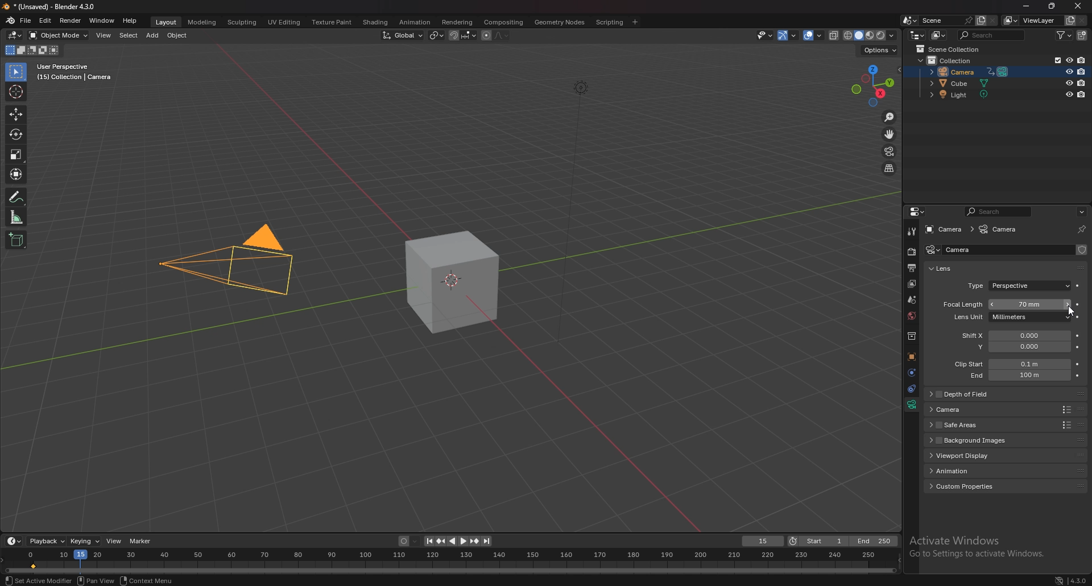 The height and width of the screenshot is (586, 1092). I want to click on animate property, so click(1078, 317).